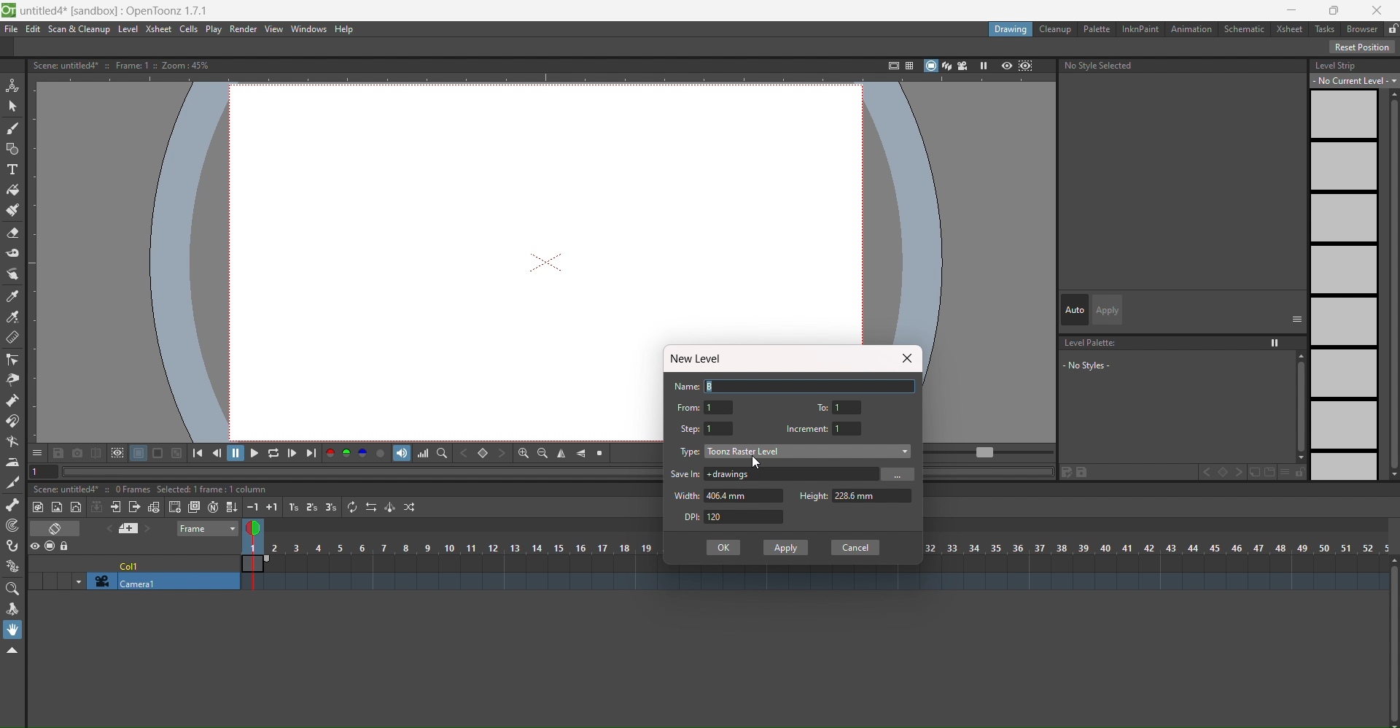 The height and width of the screenshot is (728, 1400). What do you see at coordinates (117, 453) in the screenshot?
I see `tool` at bounding box center [117, 453].